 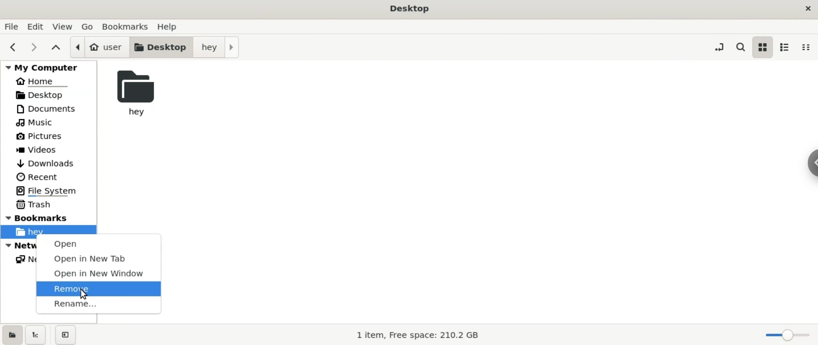 I want to click on user, so click(x=99, y=47).